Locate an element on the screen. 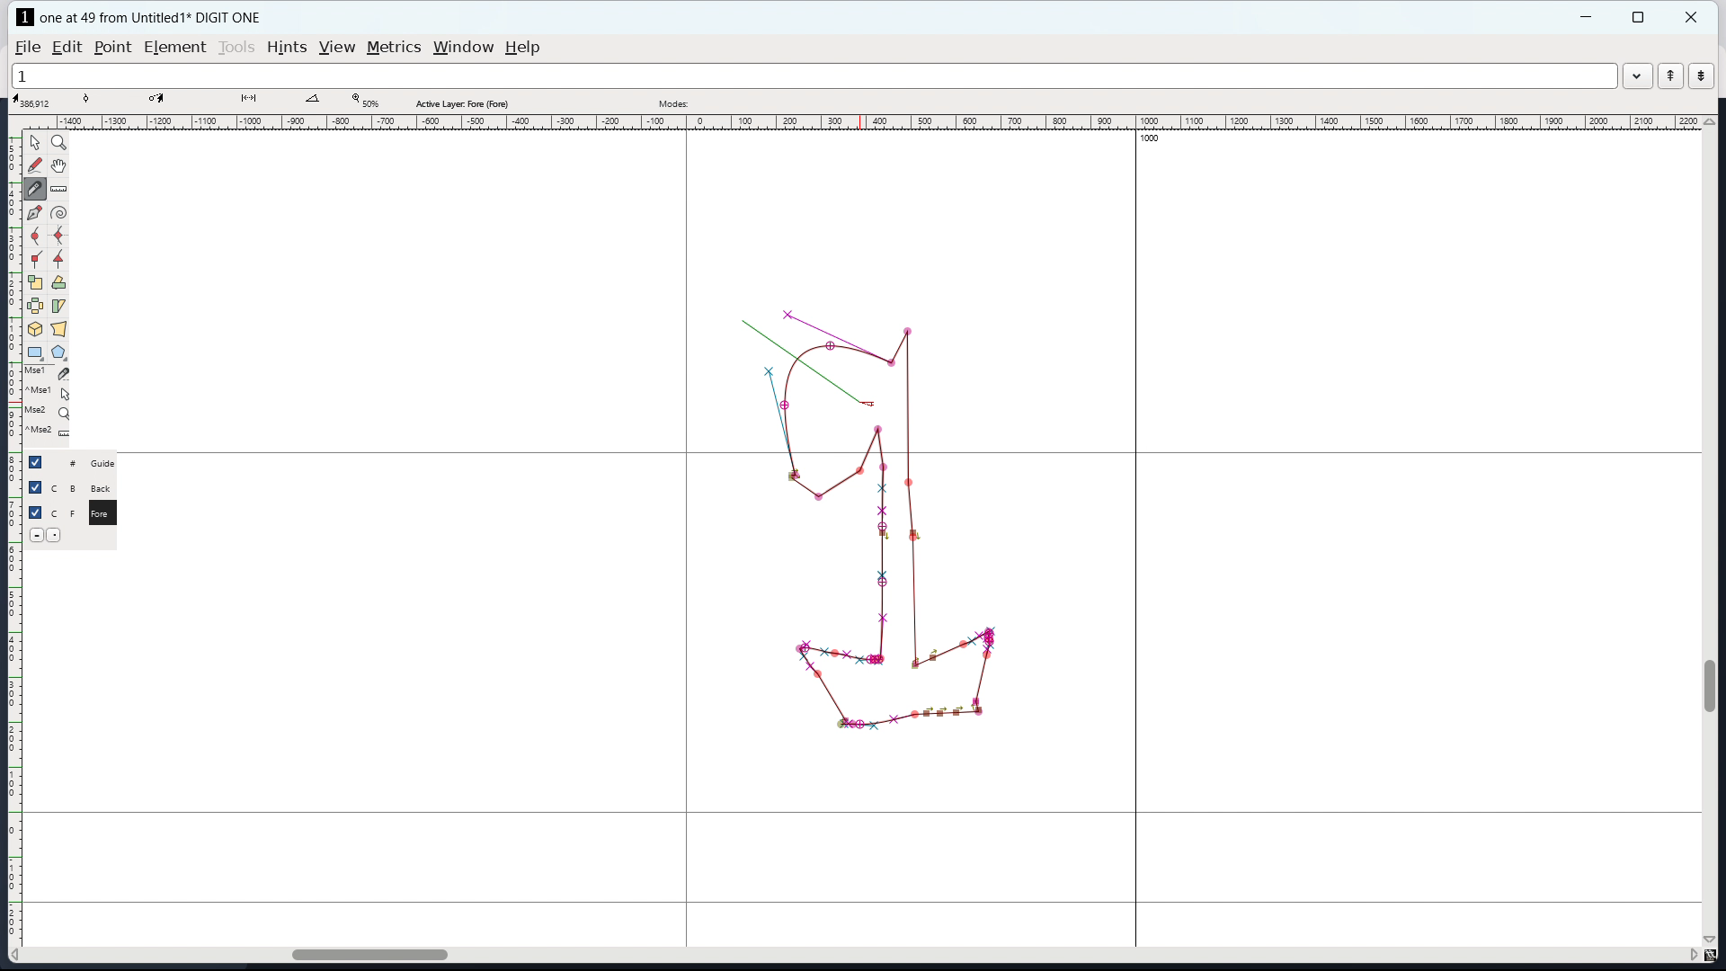 This screenshot has width=1726, height=971. C F is located at coordinates (63, 511).